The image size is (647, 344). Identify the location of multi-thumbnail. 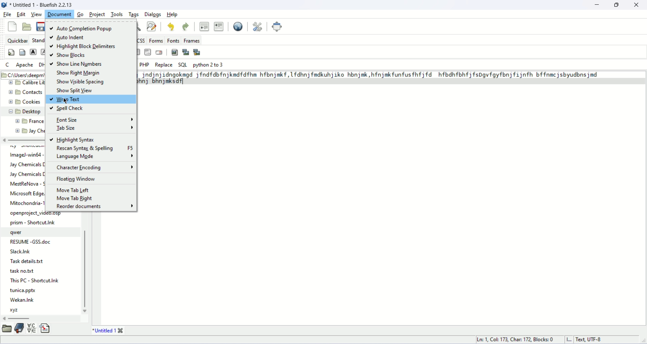
(197, 52).